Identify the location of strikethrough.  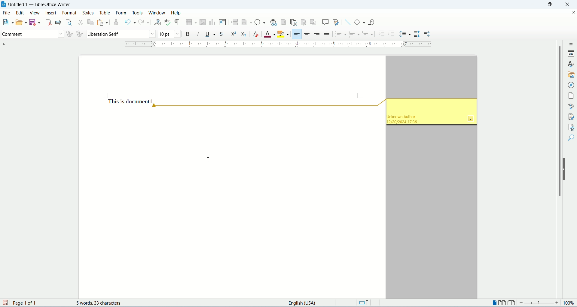
(222, 34).